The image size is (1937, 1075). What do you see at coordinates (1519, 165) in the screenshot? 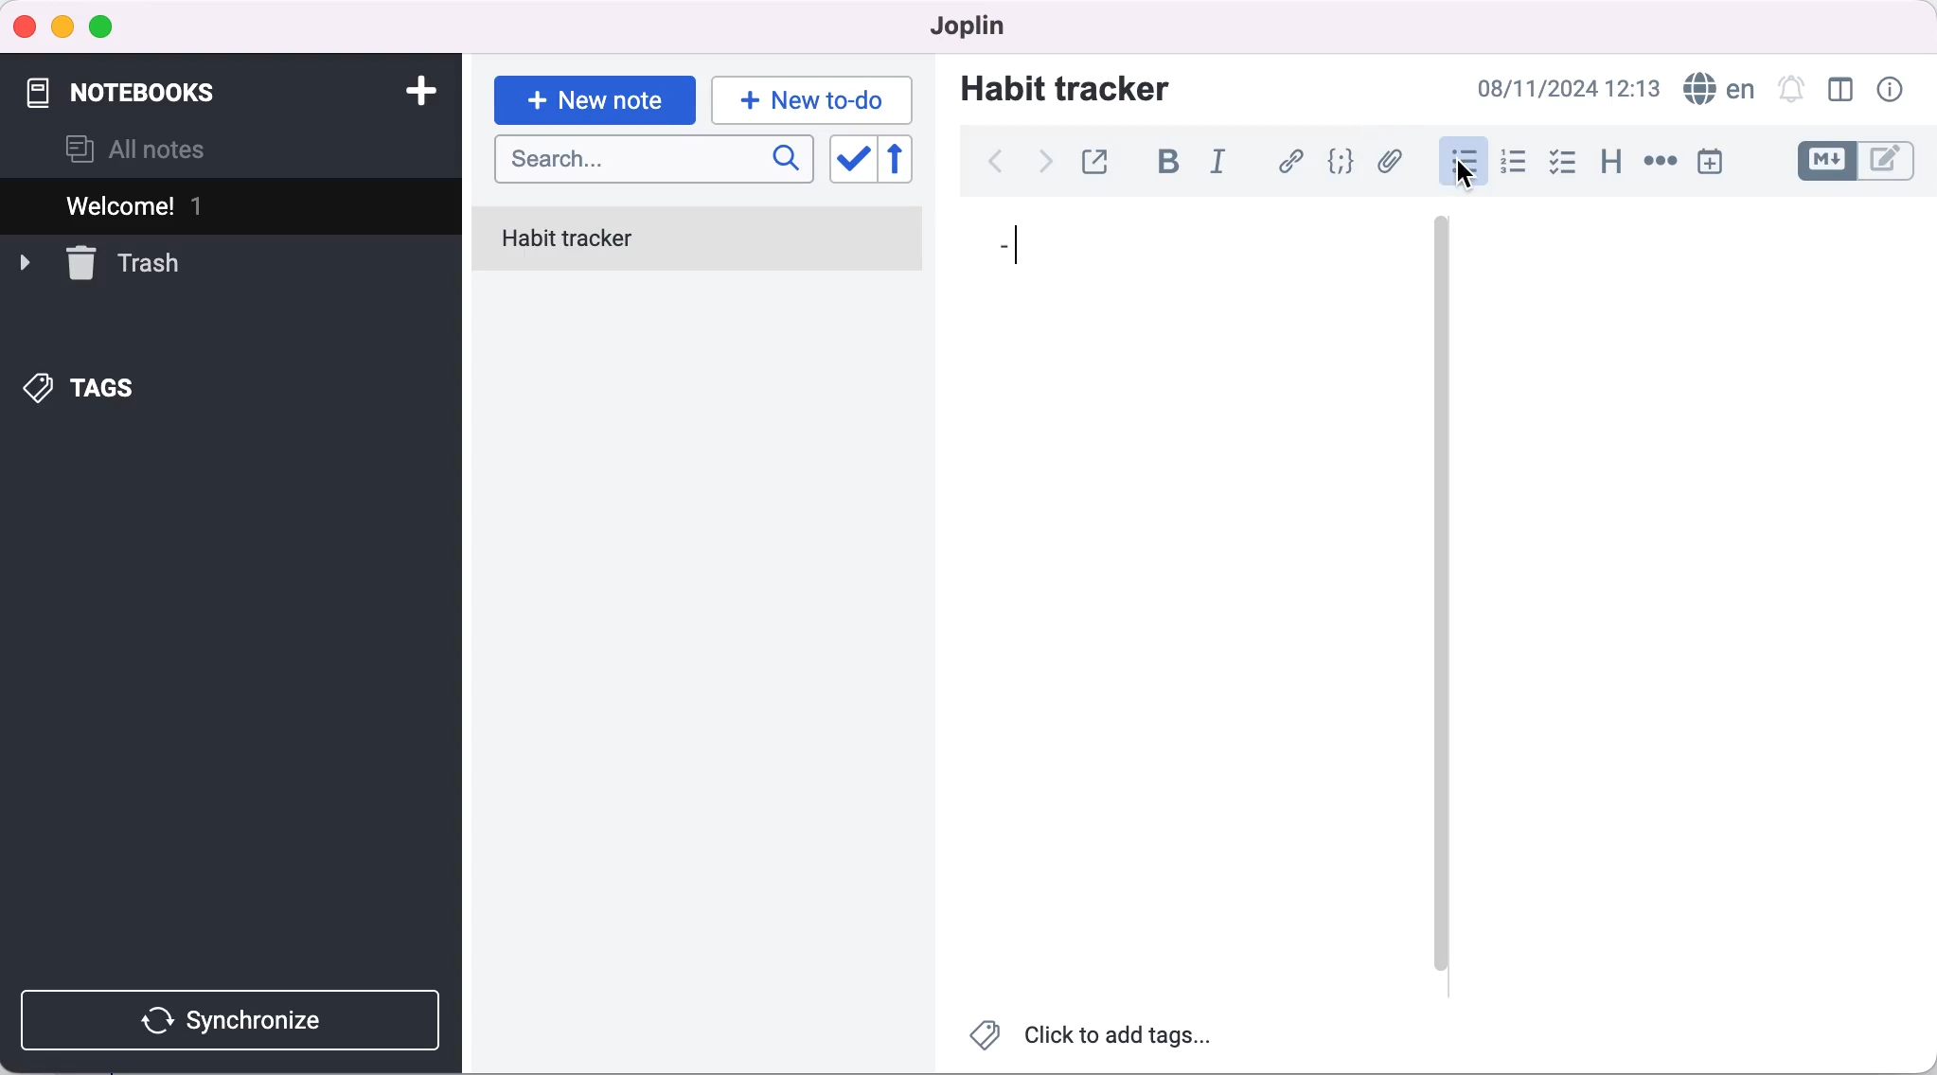
I see `numbered list` at bounding box center [1519, 165].